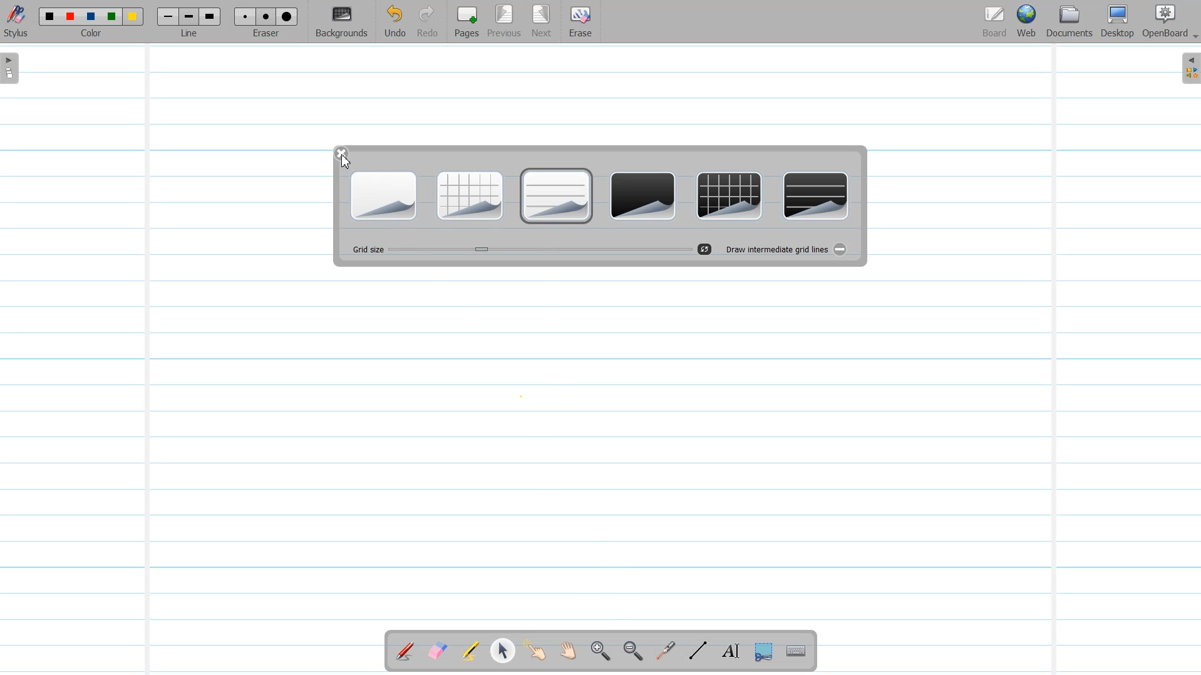 The width and height of the screenshot is (1201, 675). Describe the element at coordinates (346, 163) in the screenshot. I see `Cursor` at that location.